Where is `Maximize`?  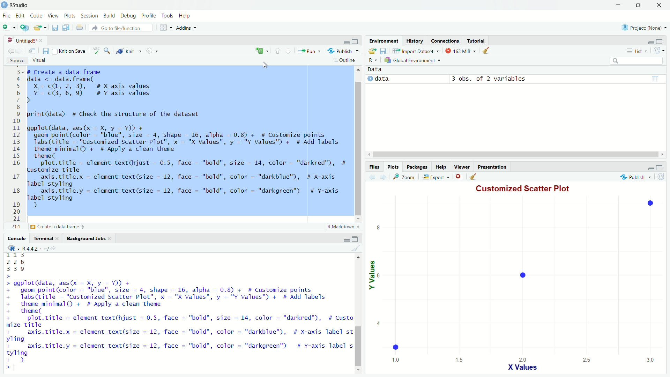
Maximize is located at coordinates (660, 168).